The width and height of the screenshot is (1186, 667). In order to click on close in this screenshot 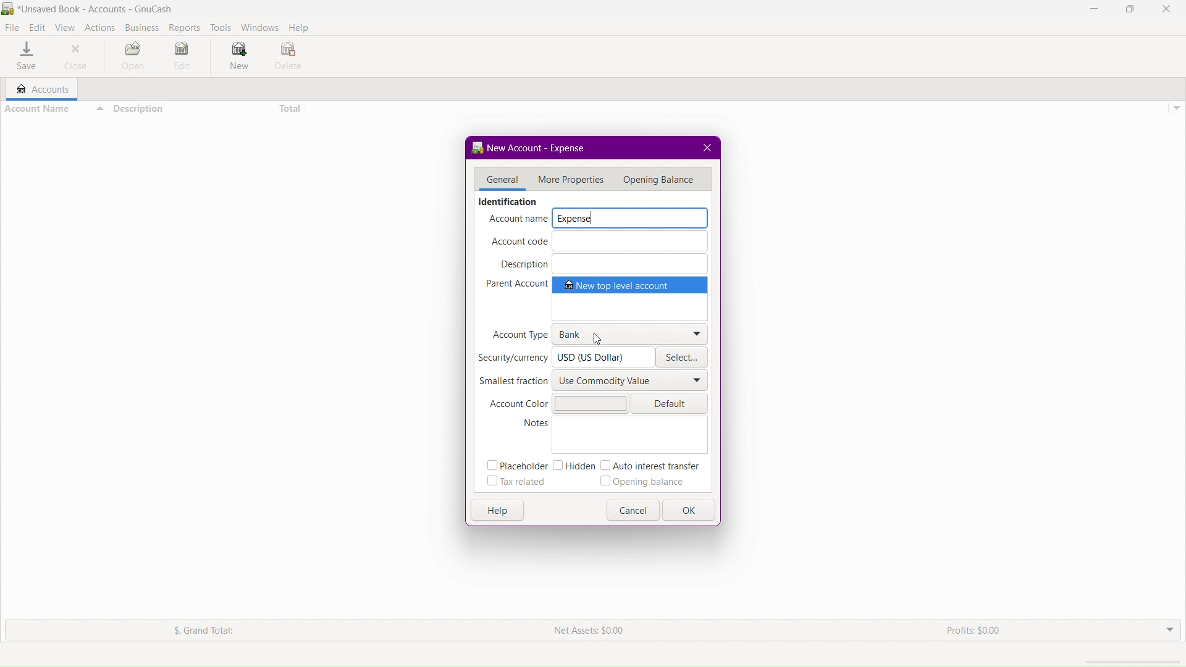, I will do `click(709, 146)`.